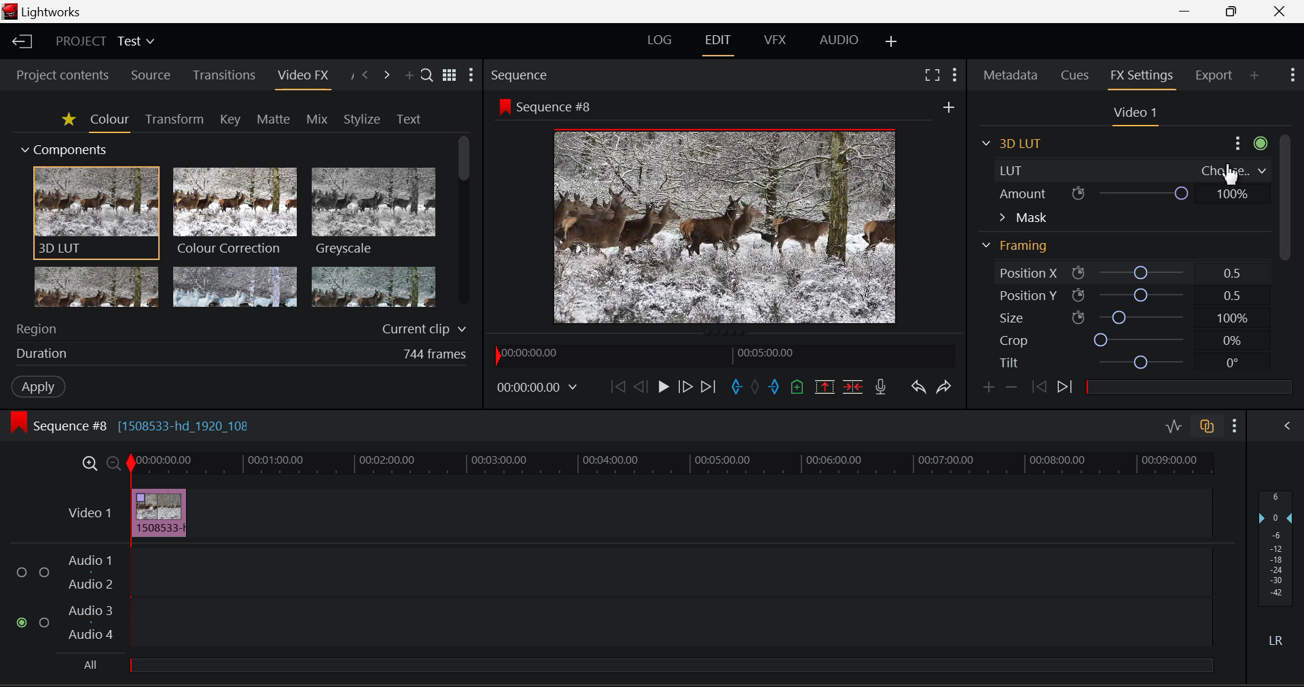  Describe the element at coordinates (854, 387) in the screenshot. I see `Delete/Cut` at that location.